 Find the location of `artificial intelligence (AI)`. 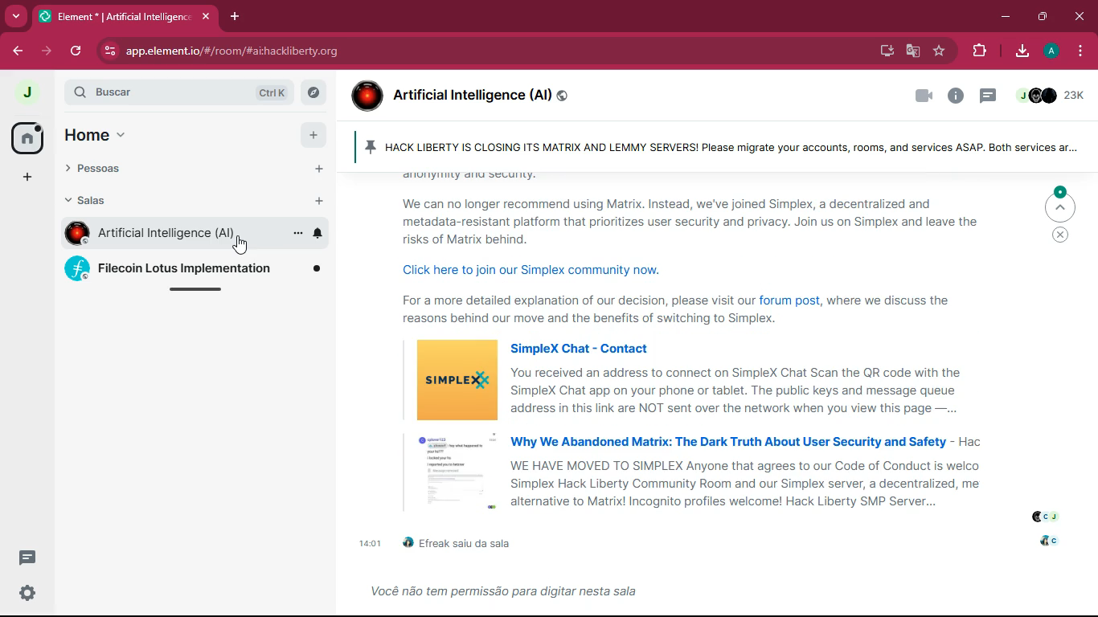

artificial intelligence (AI) is located at coordinates (483, 92).